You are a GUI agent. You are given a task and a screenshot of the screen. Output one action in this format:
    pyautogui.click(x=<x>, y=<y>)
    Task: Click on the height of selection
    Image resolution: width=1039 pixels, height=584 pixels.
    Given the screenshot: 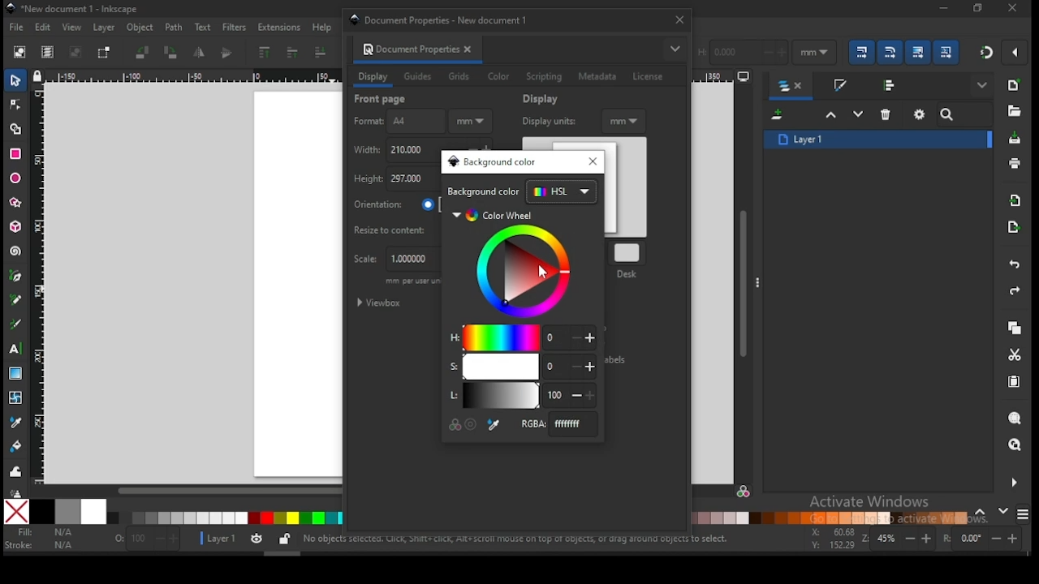 What is the action you would take?
    pyautogui.click(x=741, y=50)
    